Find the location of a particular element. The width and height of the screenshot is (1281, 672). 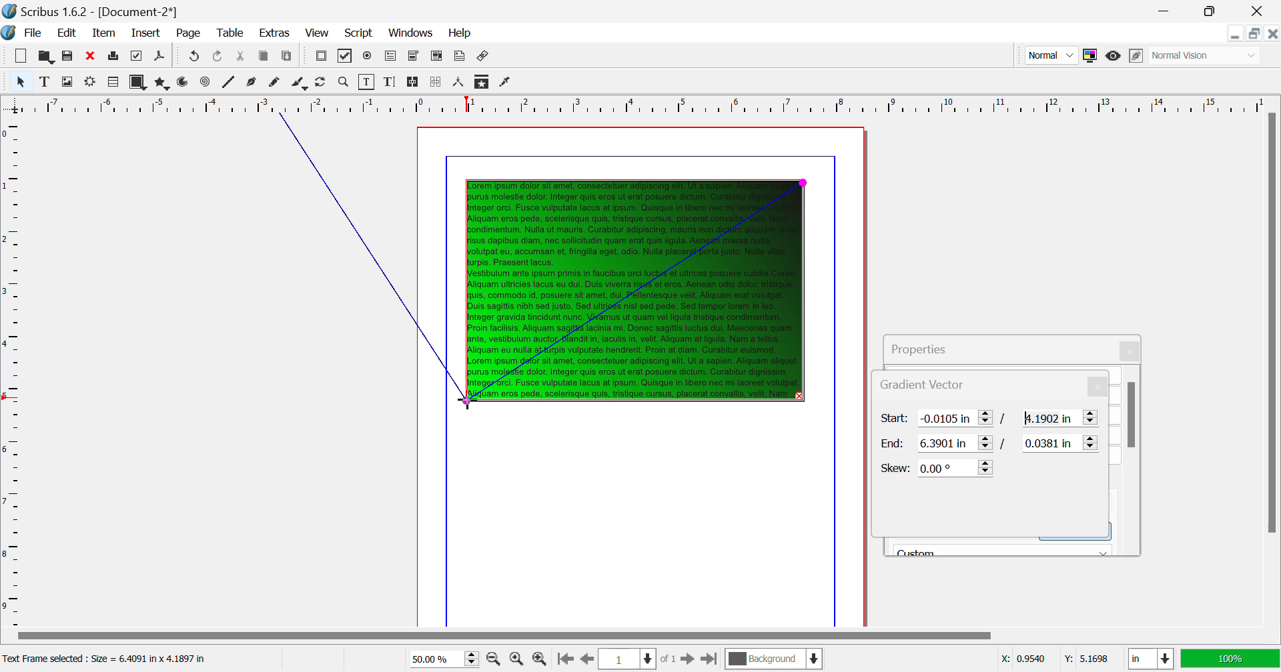

Cursor Coordinates is located at coordinates (1054, 659).